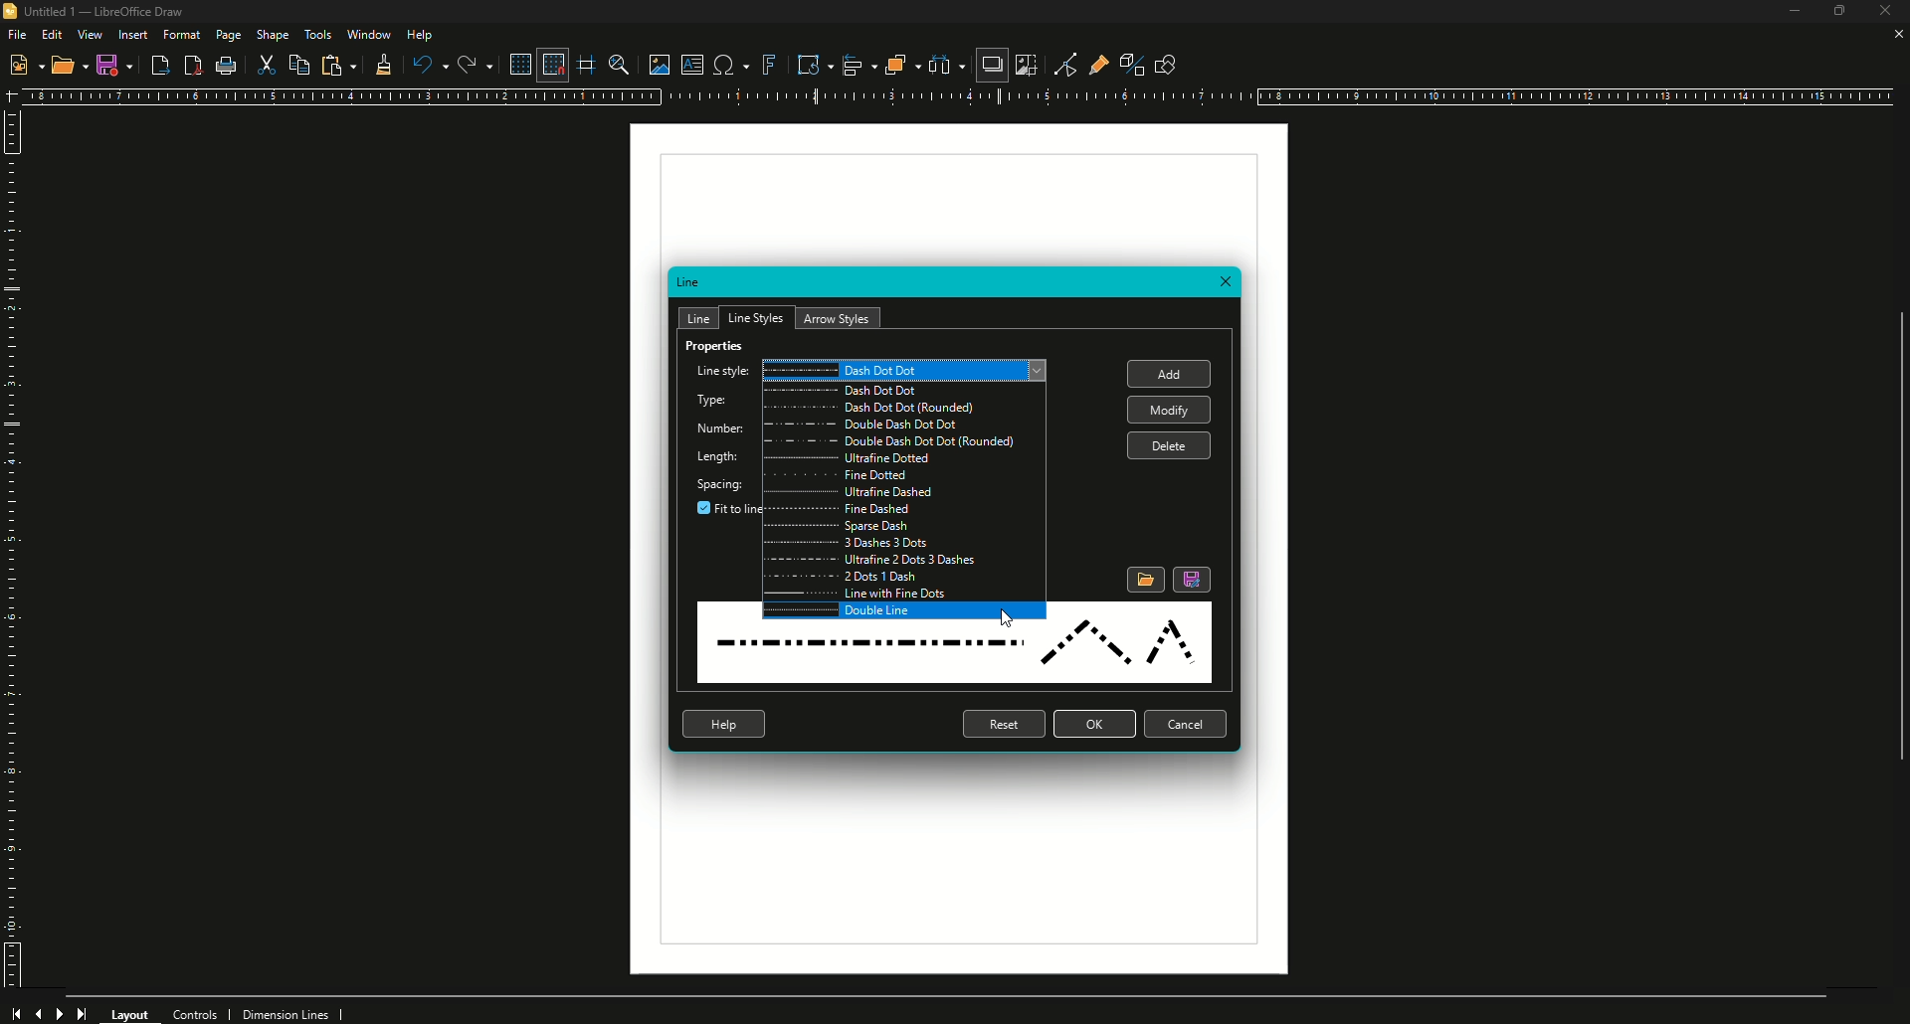 Image resolution: width=1910 pixels, height=1024 pixels. What do you see at coordinates (515, 63) in the screenshot?
I see `Display Grid` at bounding box center [515, 63].